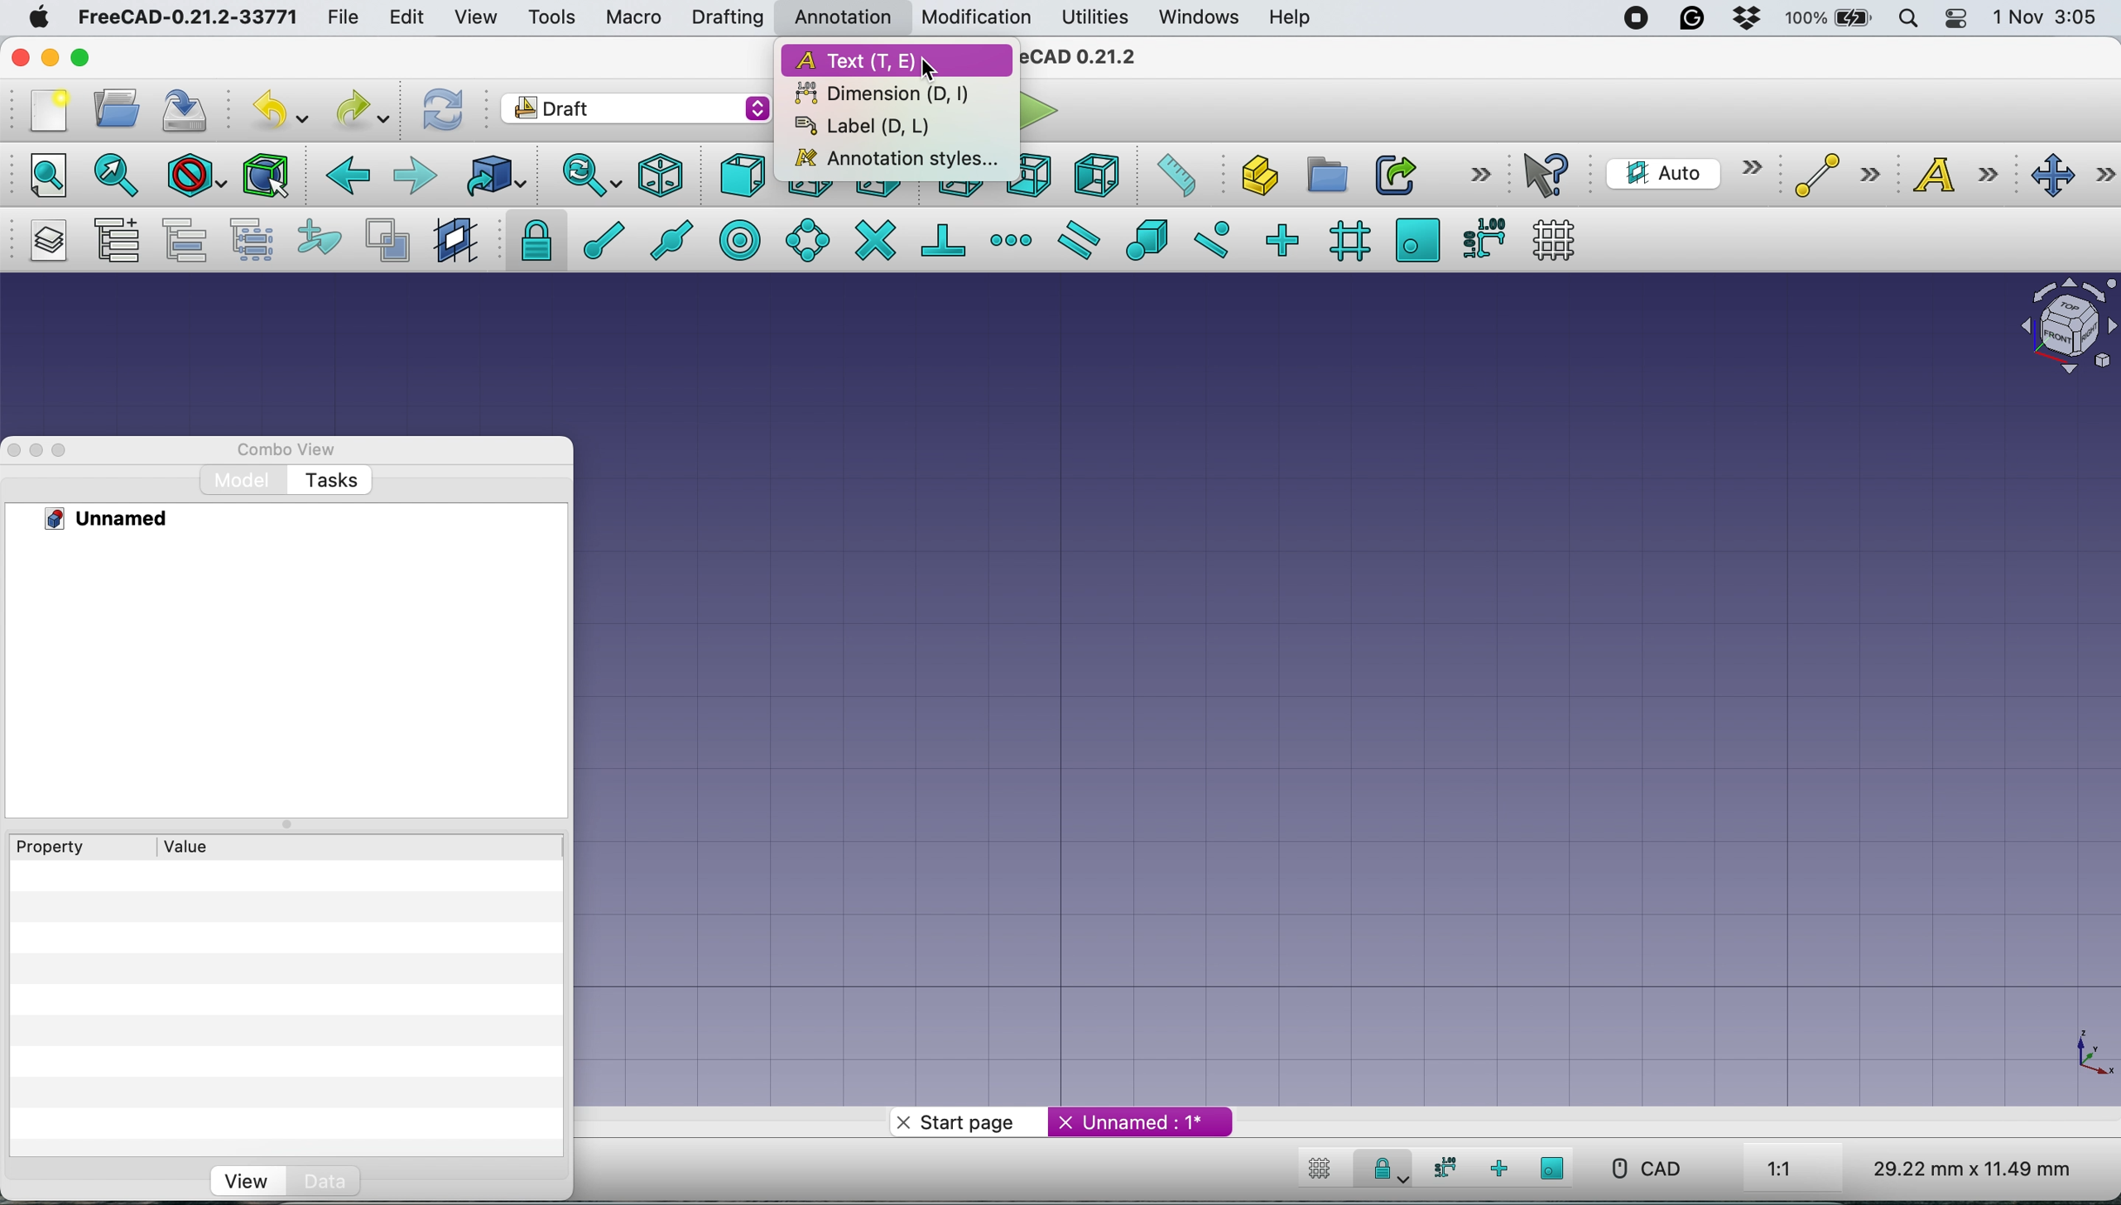 The height and width of the screenshot is (1205, 2121). Describe the element at coordinates (1390, 173) in the screenshot. I see `make link` at that location.